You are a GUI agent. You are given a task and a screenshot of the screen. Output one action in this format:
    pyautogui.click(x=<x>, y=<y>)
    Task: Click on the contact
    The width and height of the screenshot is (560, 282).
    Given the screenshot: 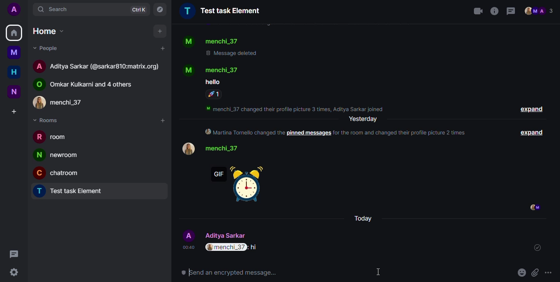 What is the action you would take?
    pyautogui.click(x=65, y=102)
    